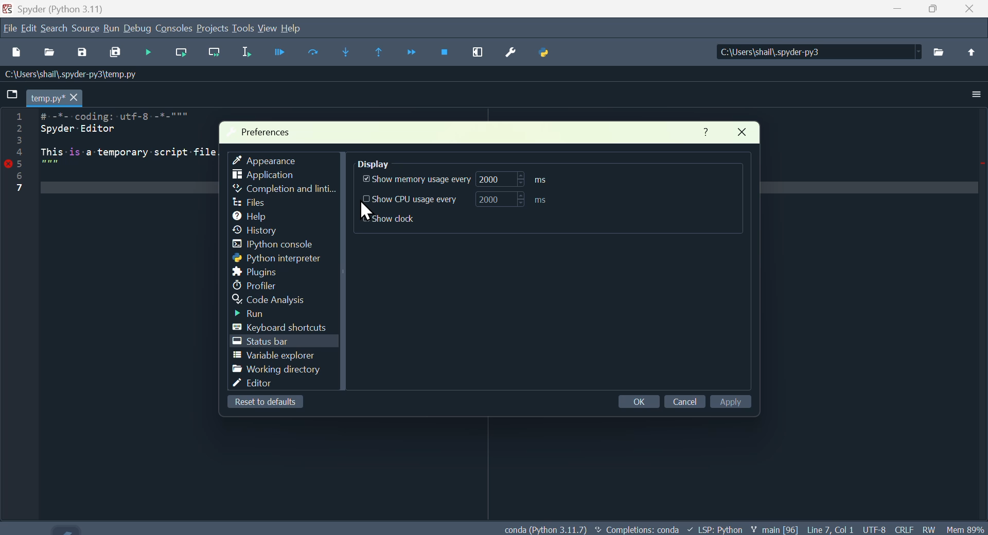  I want to click on Run selection, so click(248, 54).